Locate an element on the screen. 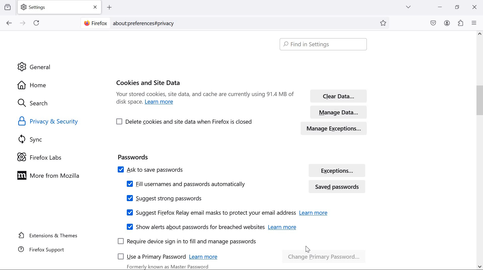 This screenshot has height=270, width=483. view recent browsing across windows is located at coordinates (8, 7).